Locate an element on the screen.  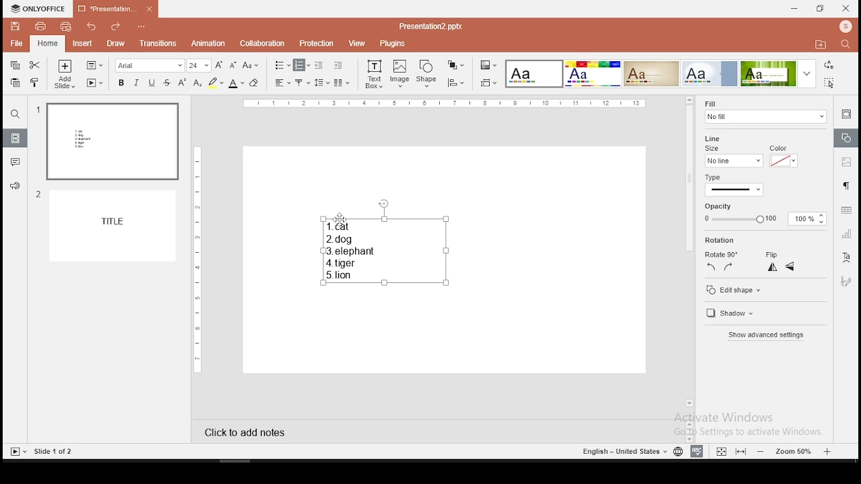
theme is located at coordinates (778, 73).